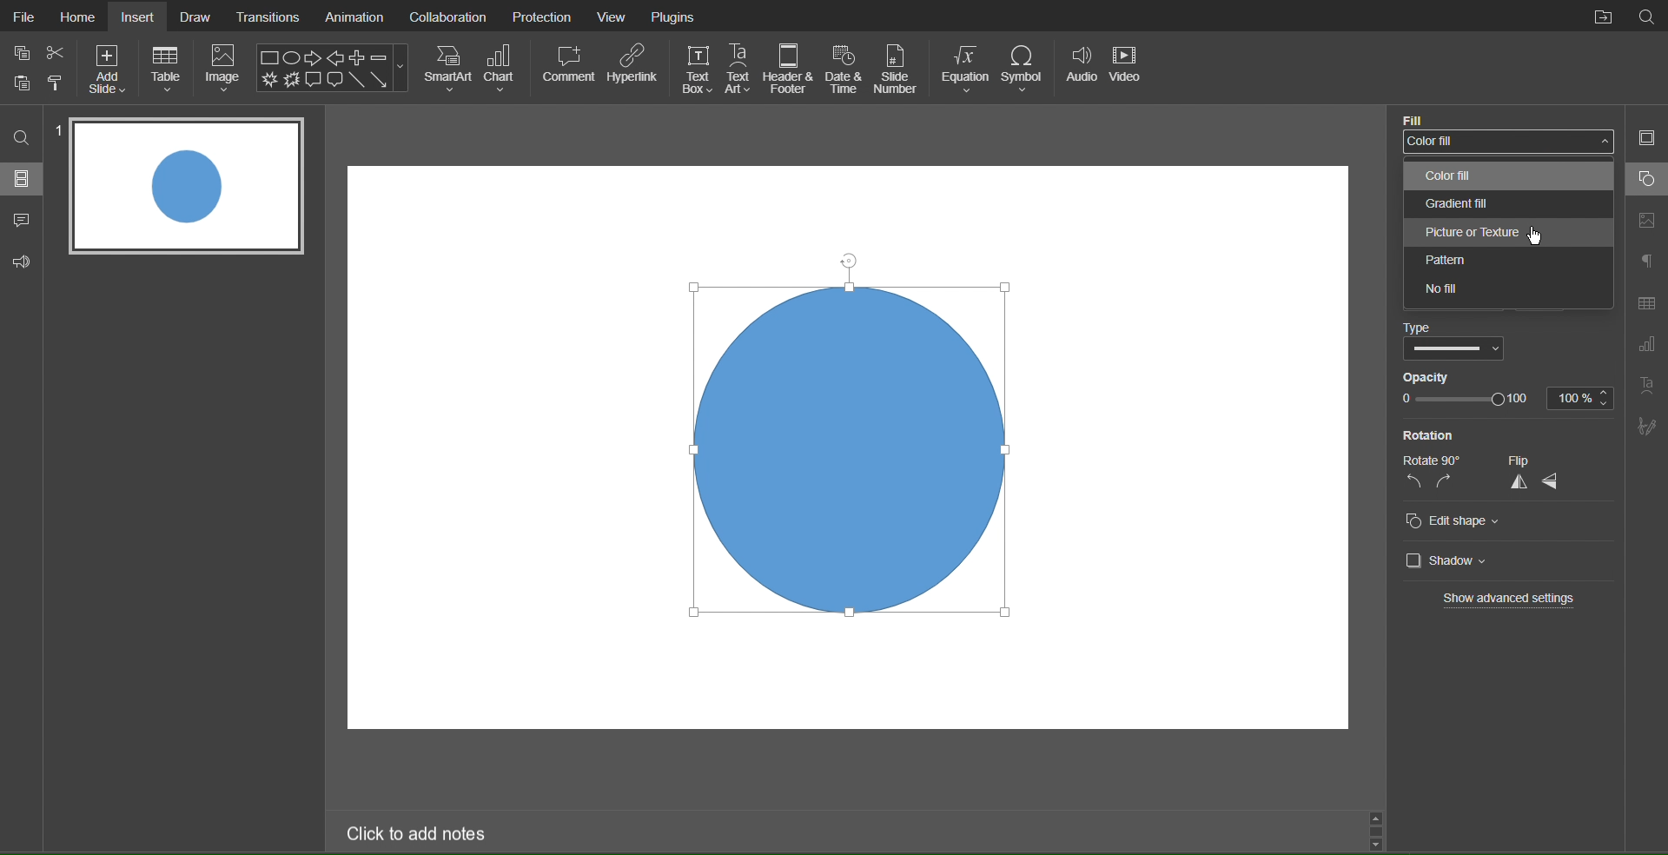 The width and height of the screenshot is (1668, 855). What do you see at coordinates (633, 68) in the screenshot?
I see `Hyperlink` at bounding box center [633, 68].